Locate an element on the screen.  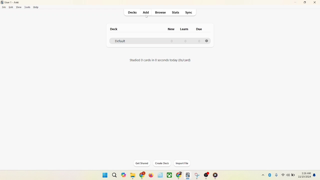
User1-Anki is located at coordinates (13, 2).